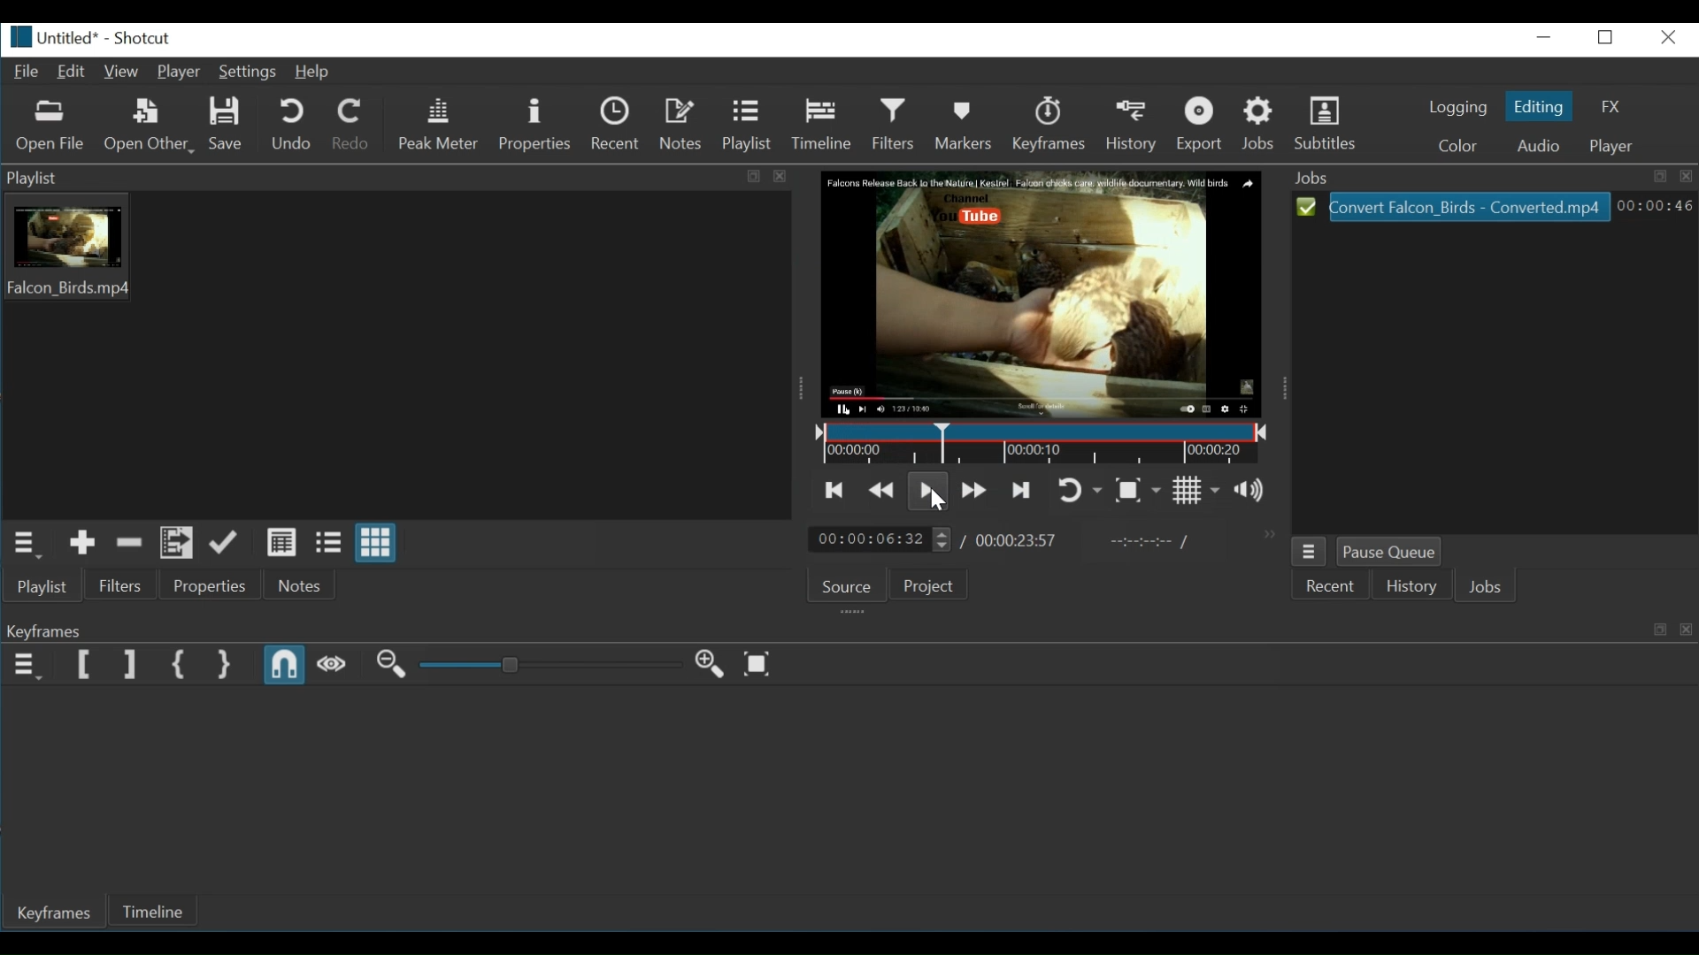 This screenshot has width=1699, height=955. What do you see at coordinates (1132, 124) in the screenshot?
I see `History` at bounding box center [1132, 124].